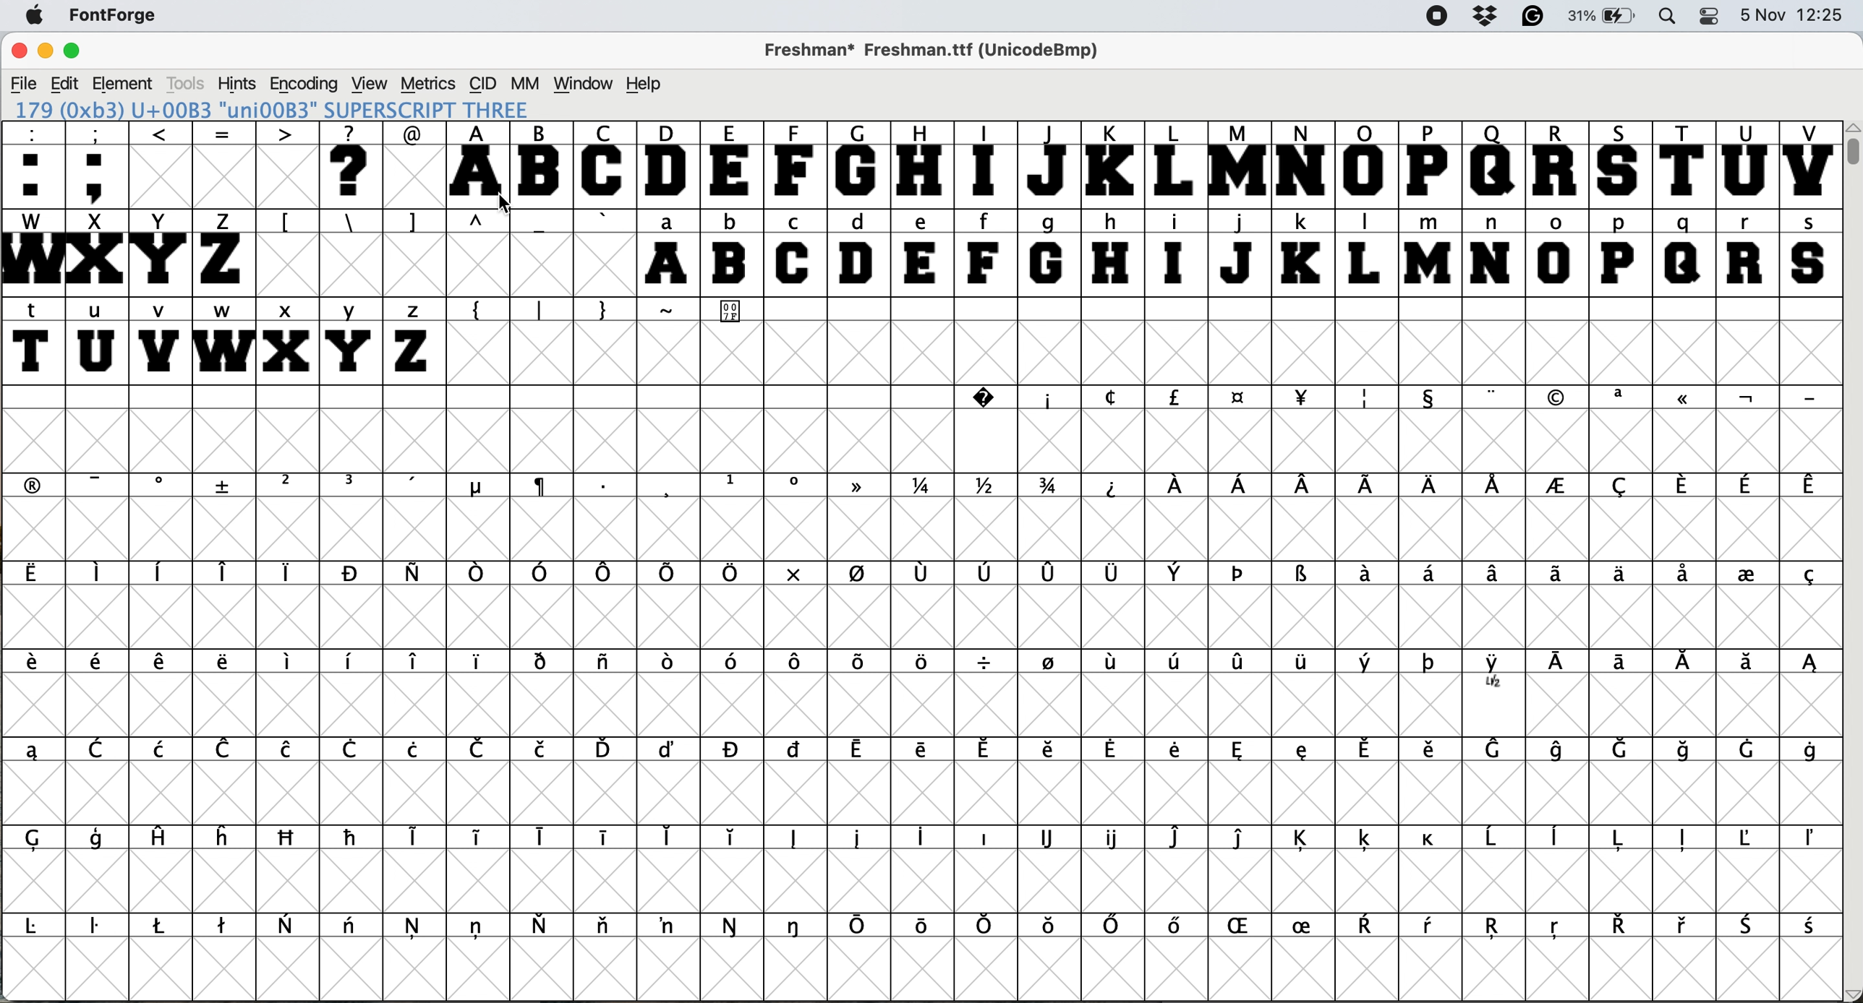 This screenshot has width=1863, height=1003. Describe the element at coordinates (1496, 930) in the screenshot. I see `symbol` at that location.